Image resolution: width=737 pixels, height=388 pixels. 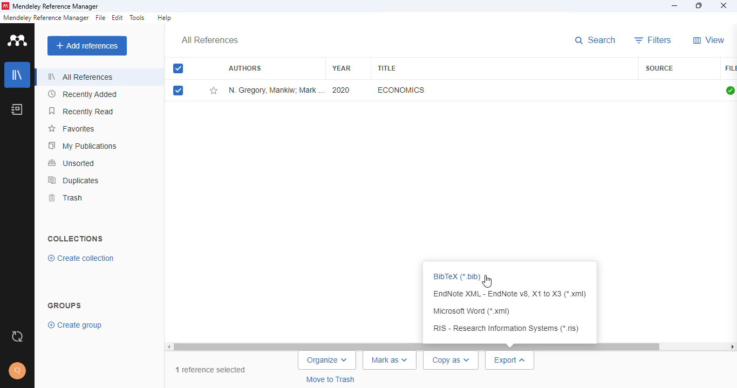 What do you see at coordinates (730, 91) in the screenshot?
I see `all files downloaded` at bounding box center [730, 91].